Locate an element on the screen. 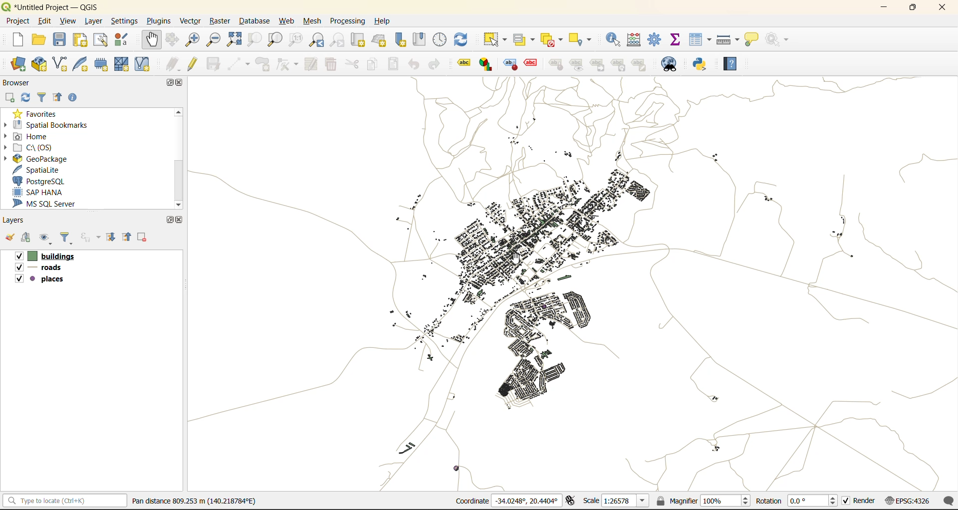 Image resolution: width=958 pixels, height=510 pixels. Preview is located at coordinates (578, 65).